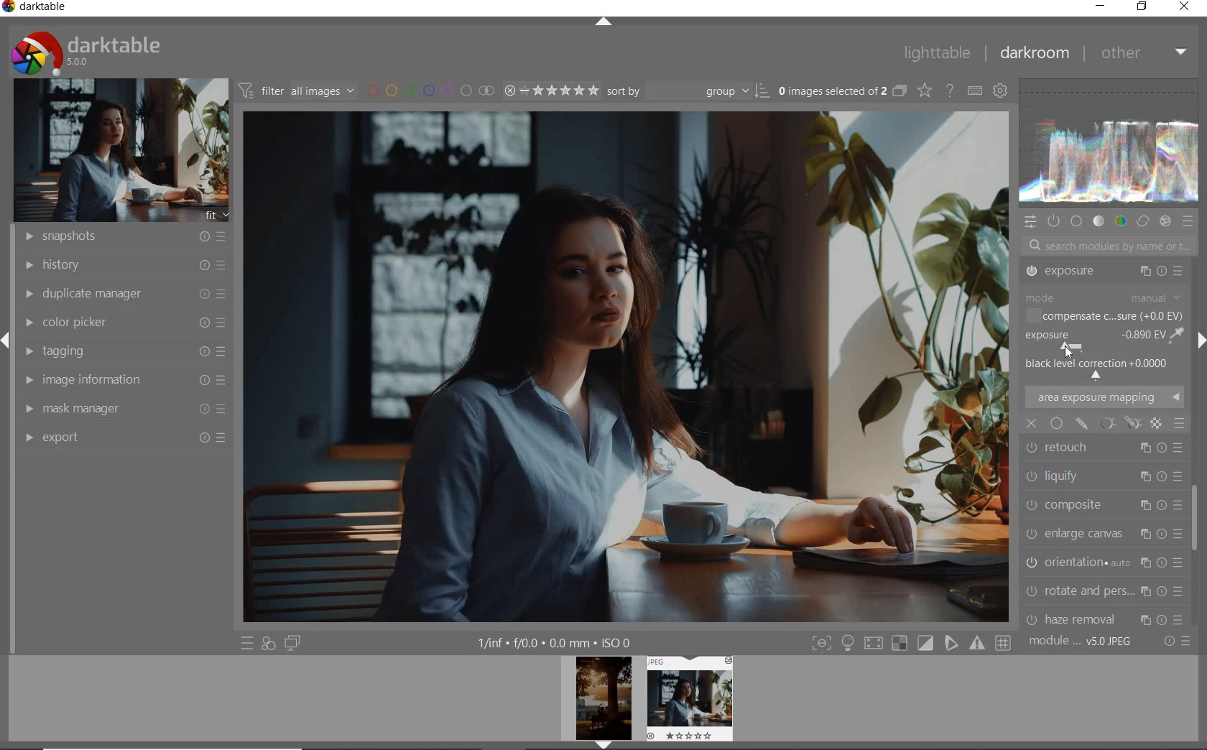 Image resolution: width=1207 pixels, height=750 pixels. Describe the element at coordinates (121, 350) in the screenshot. I see `TAGGING` at that location.